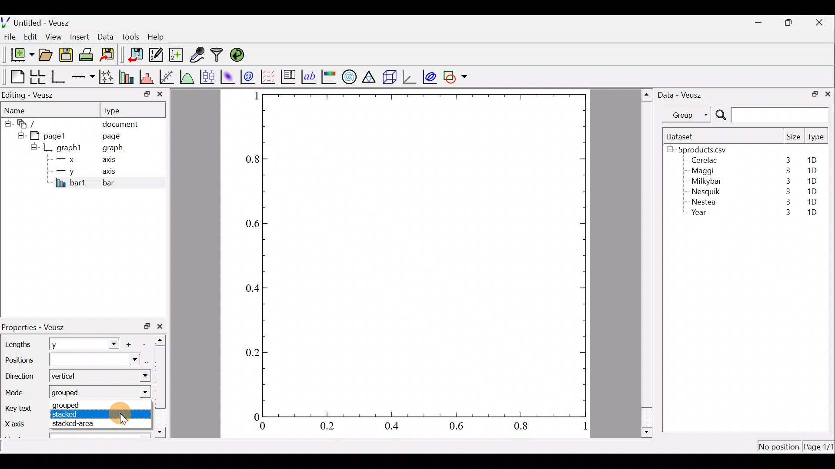 Image resolution: width=835 pixels, height=469 pixels. Describe the element at coordinates (67, 159) in the screenshot. I see `x` at that location.